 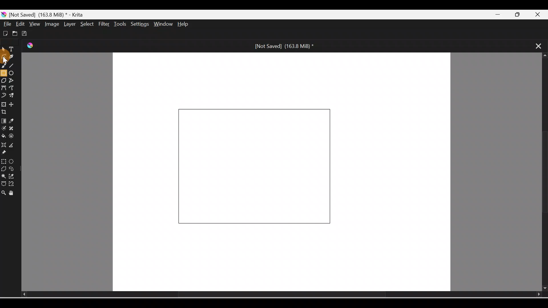 What do you see at coordinates (13, 169) in the screenshot?
I see `Freehand selection tool` at bounding box center [13, 169].